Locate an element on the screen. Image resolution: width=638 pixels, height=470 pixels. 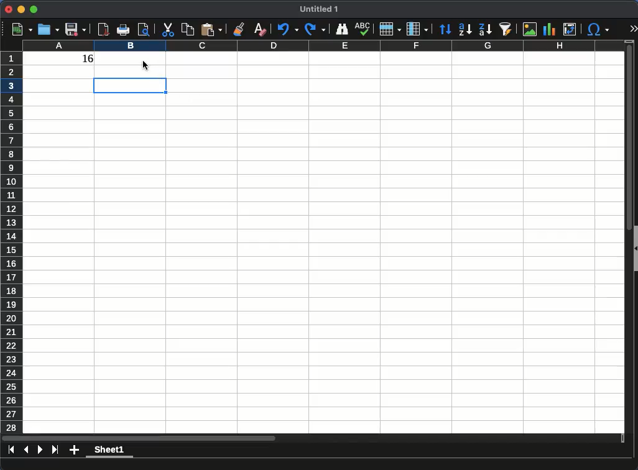
open is located at coordinates (47, 30).